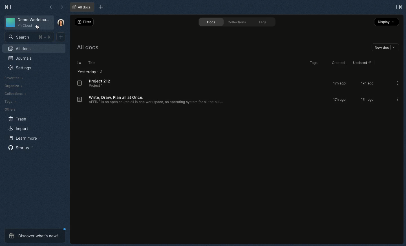 The height and width of the screenshot is (246, 406). What do you see at coordinates (93, 62) in the screenshot?
I see `Title` at bounding box center [93, 62].